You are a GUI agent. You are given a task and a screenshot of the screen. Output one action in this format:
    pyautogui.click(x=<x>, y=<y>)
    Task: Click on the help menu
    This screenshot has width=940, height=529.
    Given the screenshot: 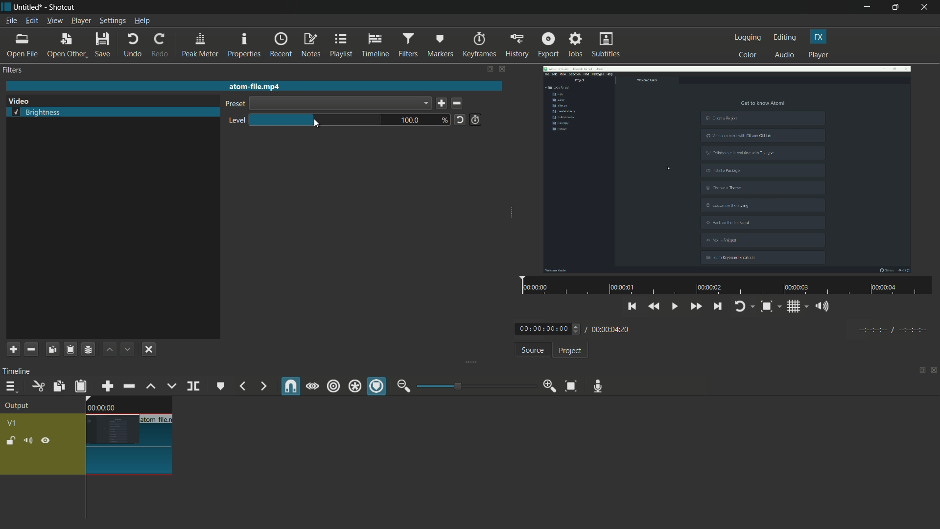 What is the action you would take?
    pyautogui.click(x=142, y=22)
    